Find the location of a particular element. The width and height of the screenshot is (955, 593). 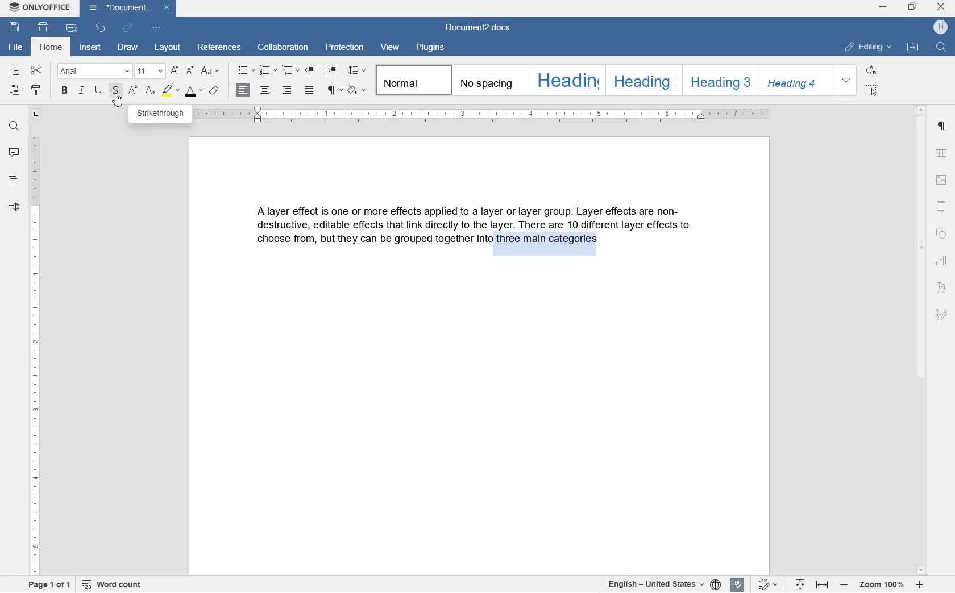

heading 2 is located at coordinates (642, 81).